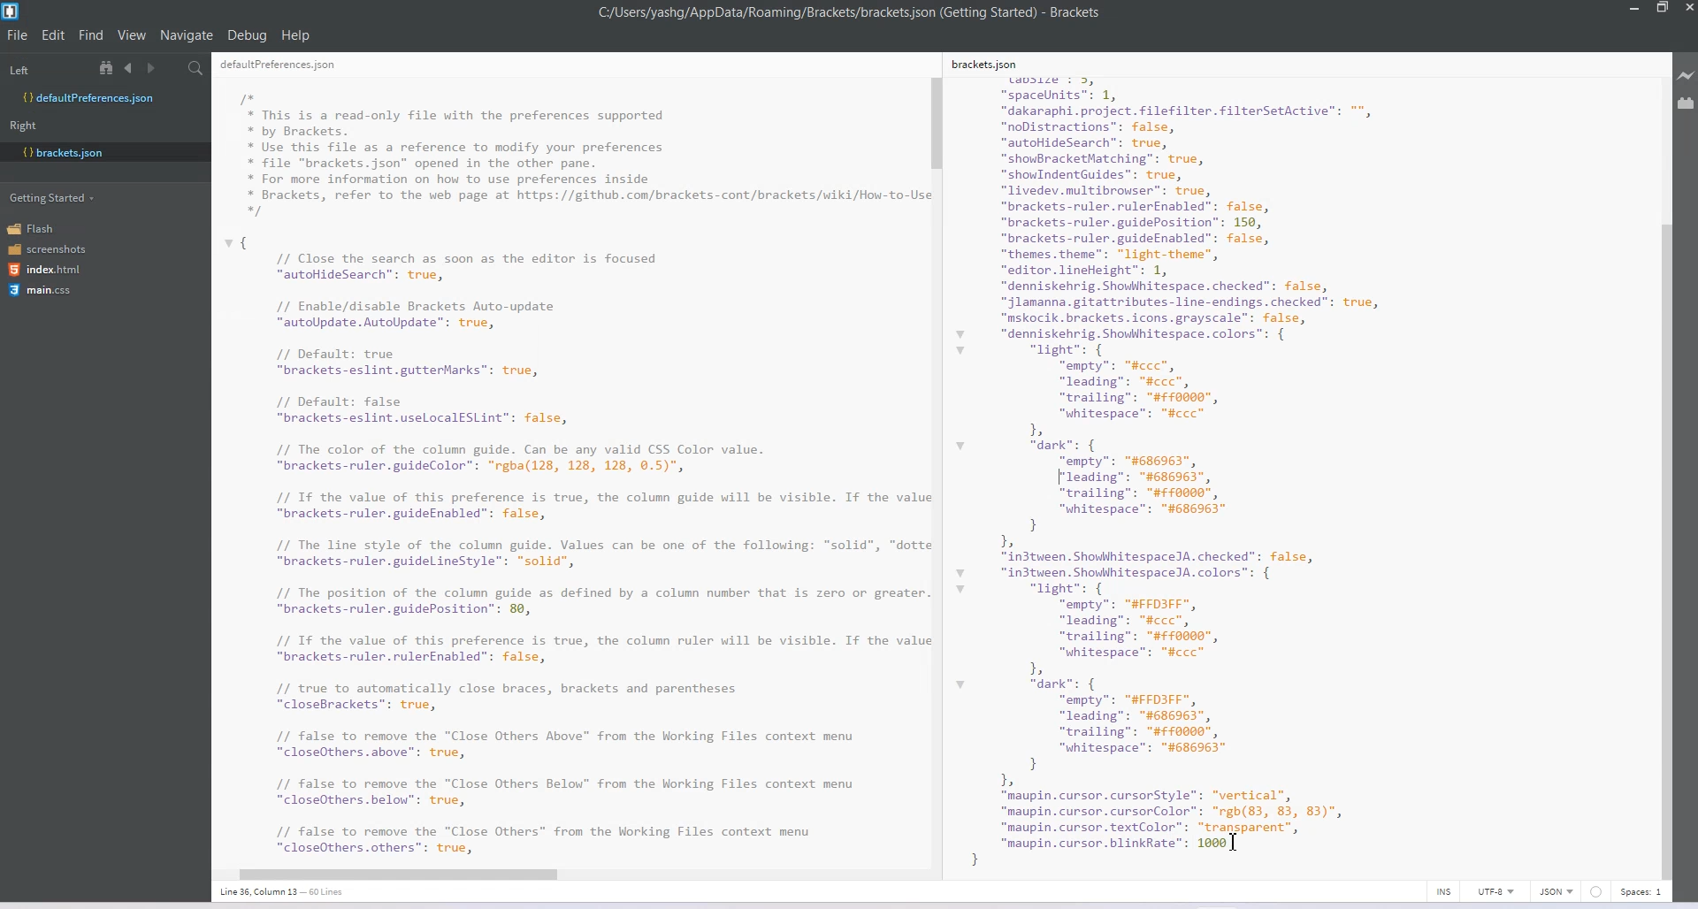 Image resolution: width=1698 pixels, height=909 pixels. Describe the element at coordinates (40, 290) in the screenshot. I see `main.css` at that location.